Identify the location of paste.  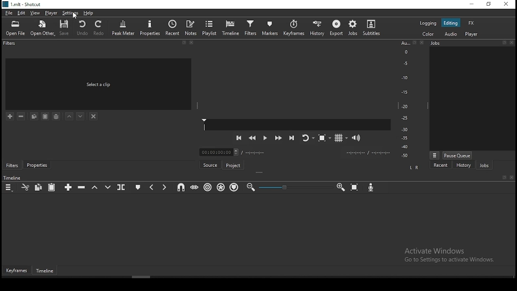
(52, 187).